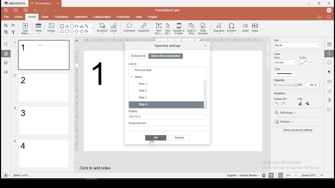 Image resolution: width=335 pixels, height=188 pixels. Describe the element at coordinates (15, 76) in the screenshot. I see `` at that location.